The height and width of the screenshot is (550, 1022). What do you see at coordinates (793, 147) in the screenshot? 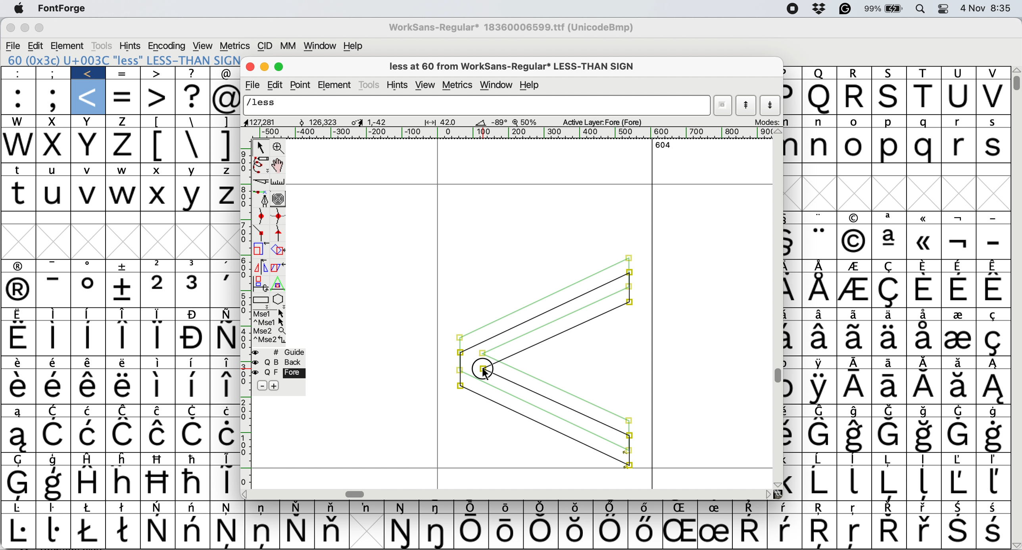
I see `m` at bounding box center [793, 147].